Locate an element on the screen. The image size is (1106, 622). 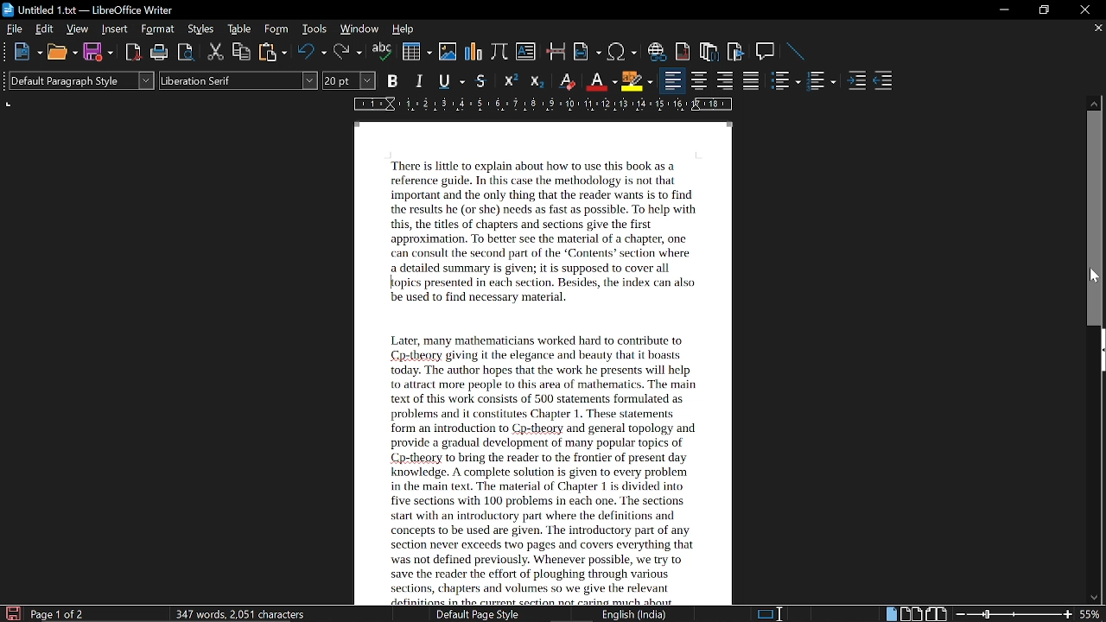
export as pdf is located at coordinates (130, 54).